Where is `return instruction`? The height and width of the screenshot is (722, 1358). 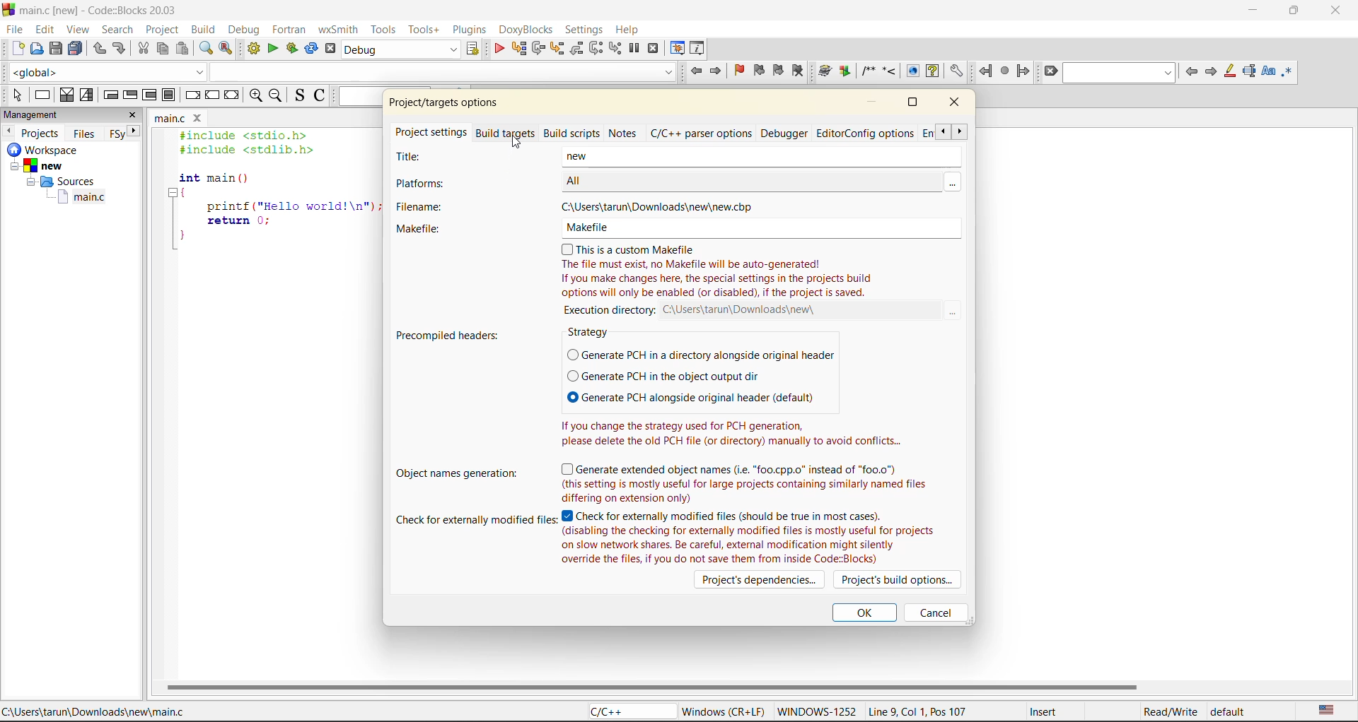
return instruction is located at coordinates (231, 96).